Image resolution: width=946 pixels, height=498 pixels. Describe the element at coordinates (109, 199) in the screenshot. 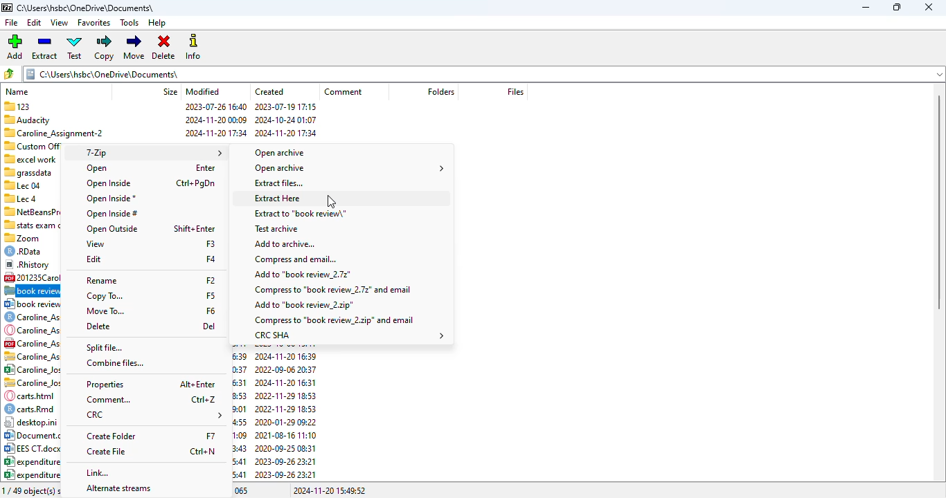

I see `open inside*` at that location.